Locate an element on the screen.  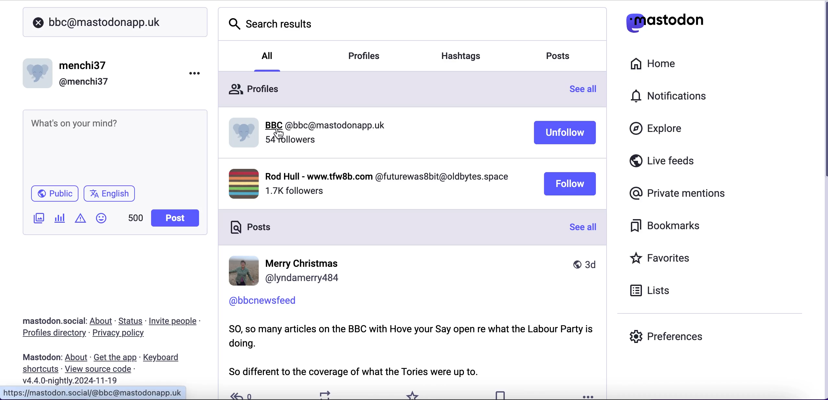
posts is located at coordinates (558, 55).